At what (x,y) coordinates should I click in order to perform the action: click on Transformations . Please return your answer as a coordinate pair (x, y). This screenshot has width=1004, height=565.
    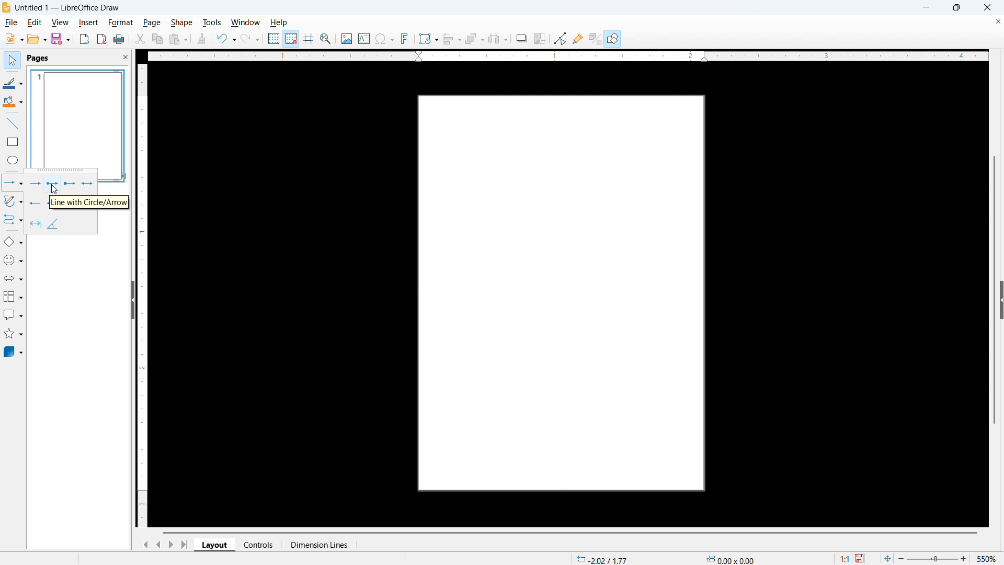
    Looking at the image, I should click on (428, 39).